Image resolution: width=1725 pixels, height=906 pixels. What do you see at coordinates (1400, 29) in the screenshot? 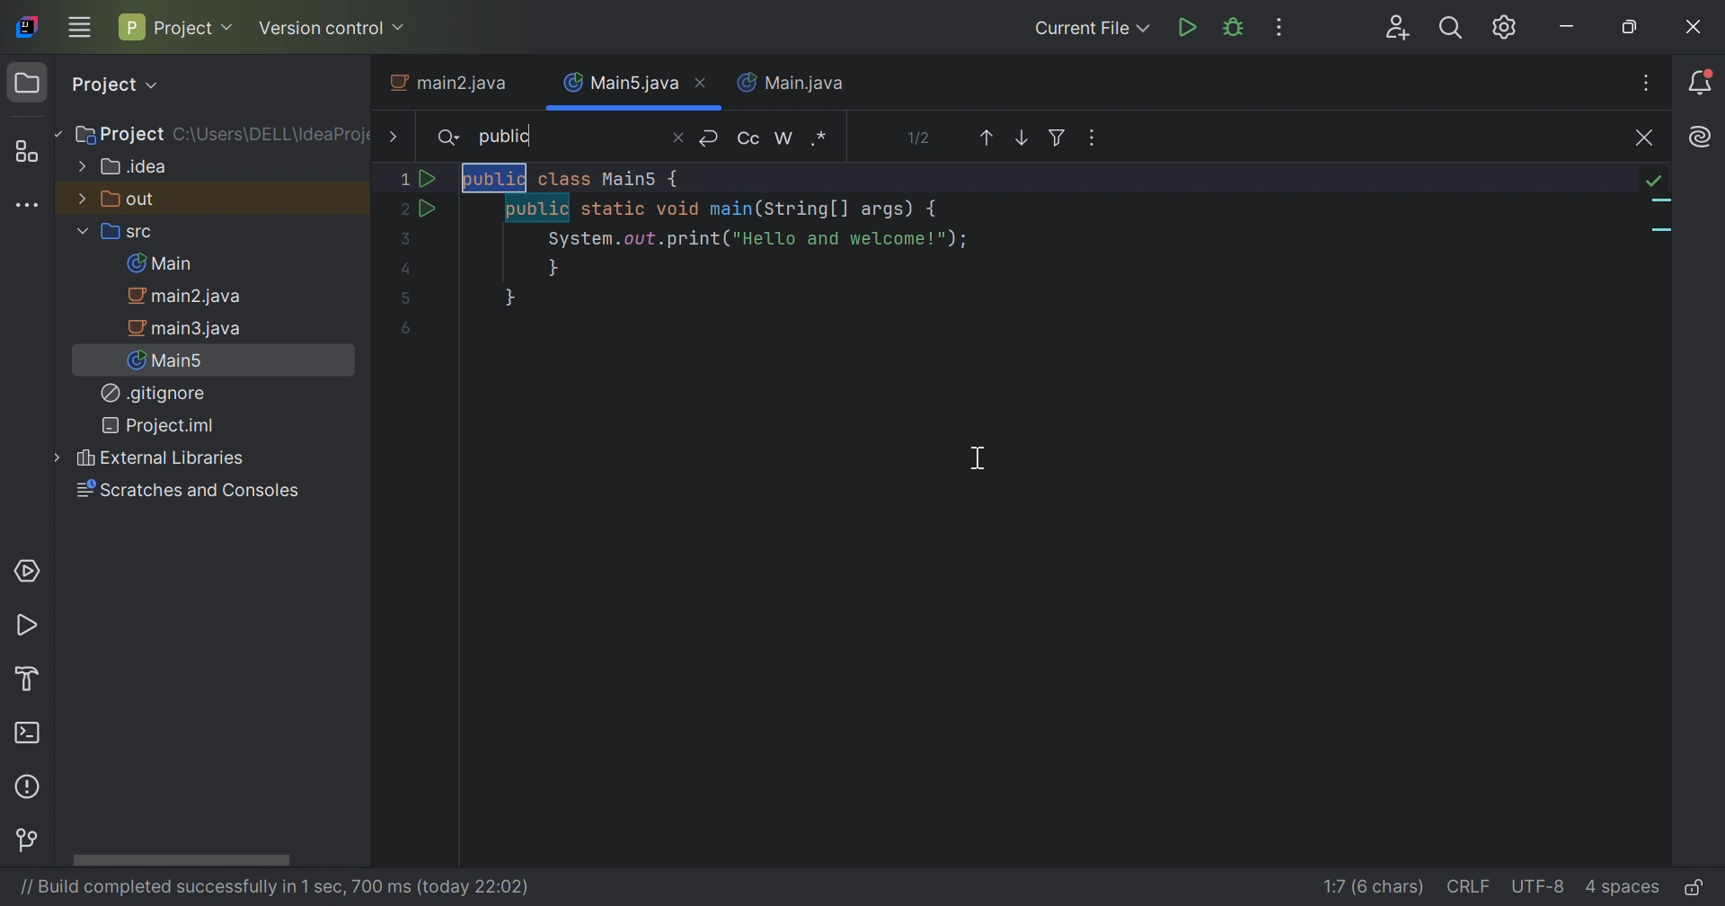
I see `Code With Me` at bounding box center [1400, 29].